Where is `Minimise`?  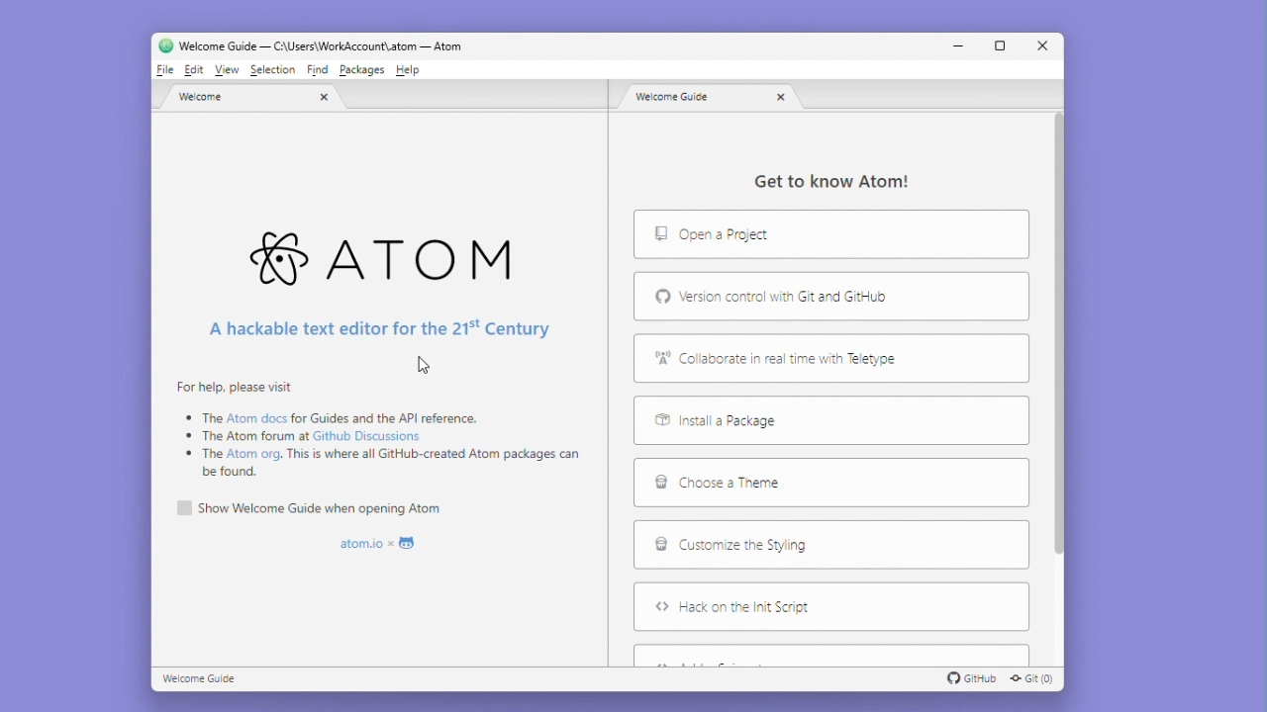
Minimise is located at coordinates (960, 45).